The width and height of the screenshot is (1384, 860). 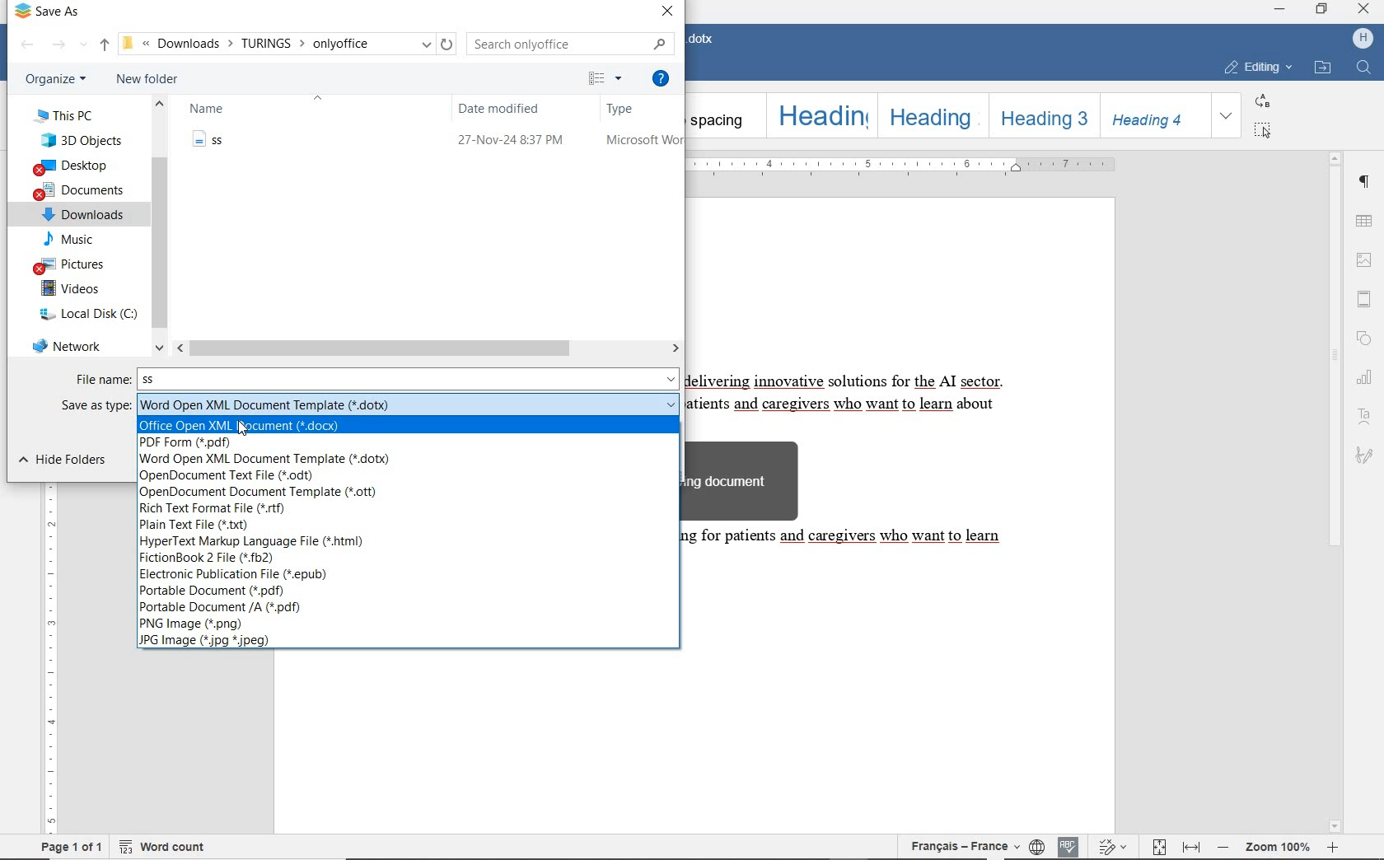 What do you see at coordinates (1367, 339) in the screenshot?
I see `SHAPE` at bounding box center [1367, 339].